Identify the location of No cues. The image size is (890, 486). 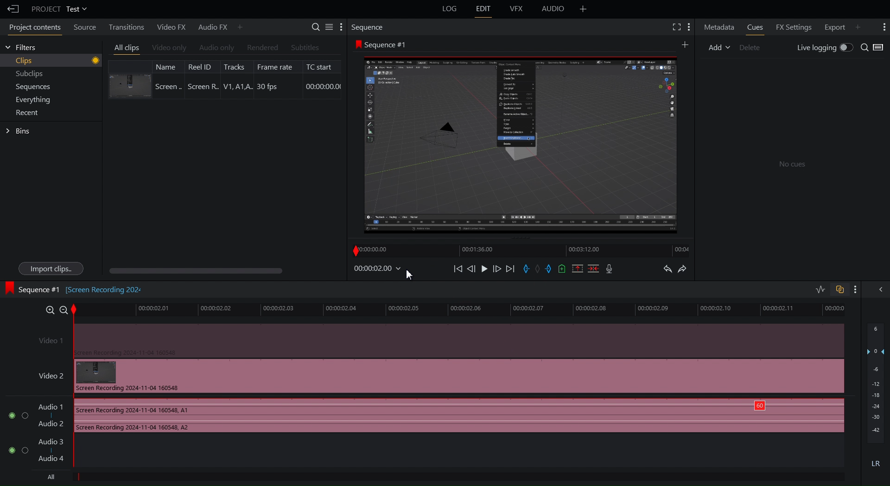
(793, 165).